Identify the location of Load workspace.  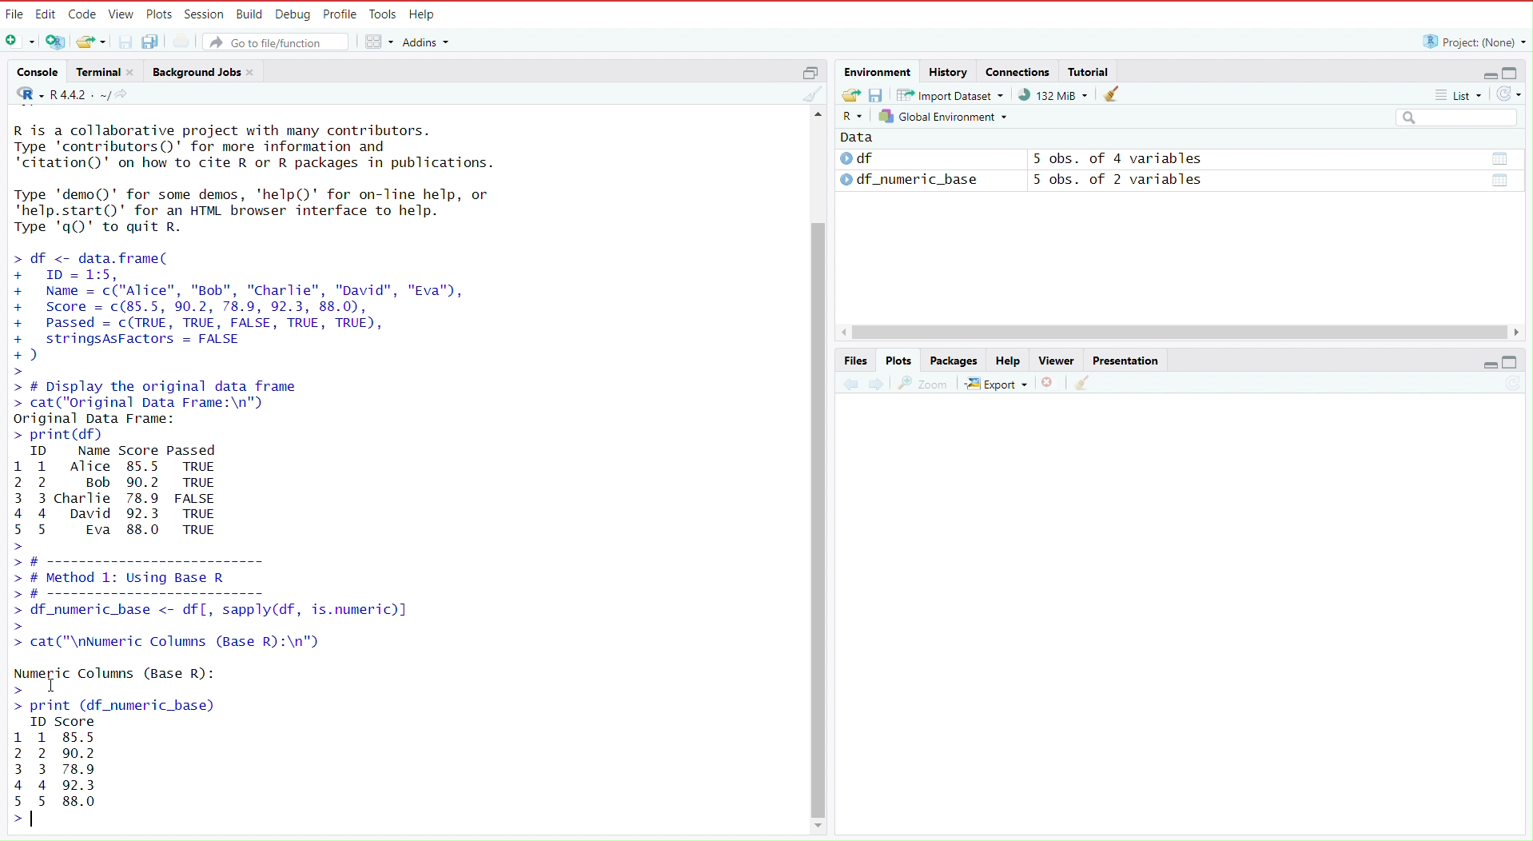
(848, 95).